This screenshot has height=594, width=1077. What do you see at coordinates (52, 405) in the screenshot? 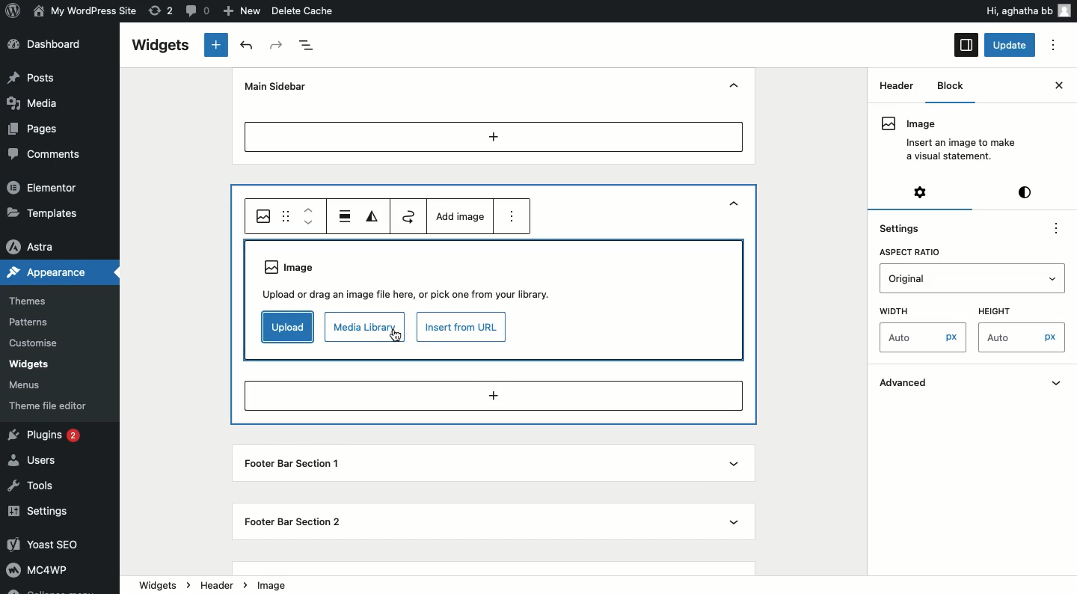
I see `Theme file editor` at bounding box center [52, 405].